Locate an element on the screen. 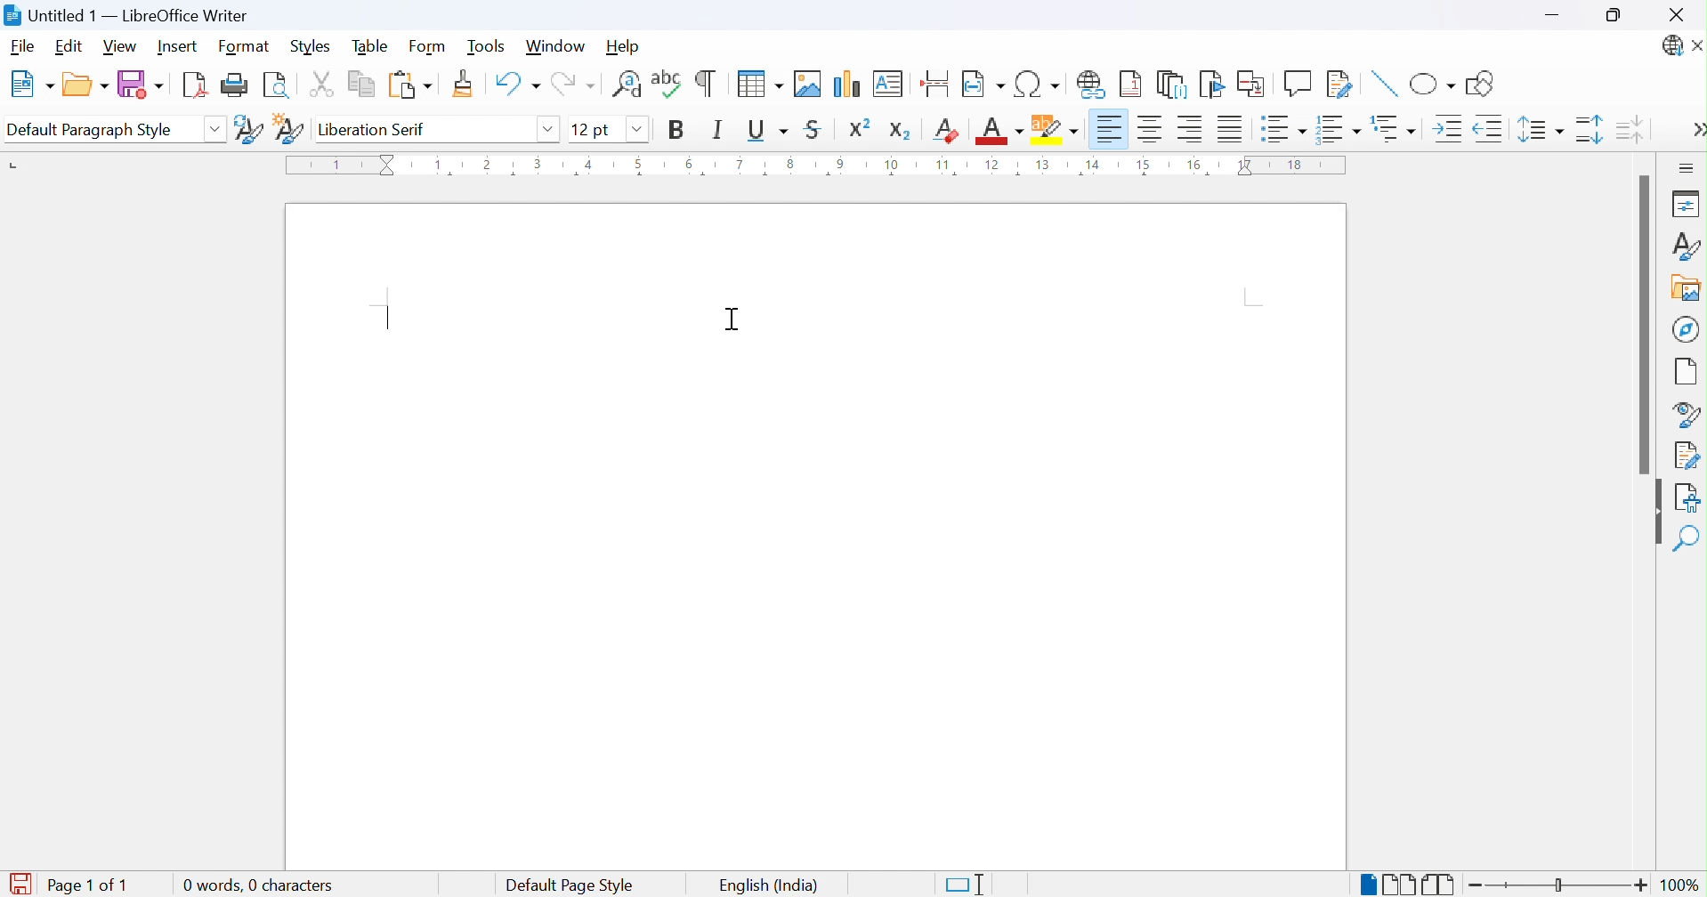  Help is located at coordinates (626, 47).